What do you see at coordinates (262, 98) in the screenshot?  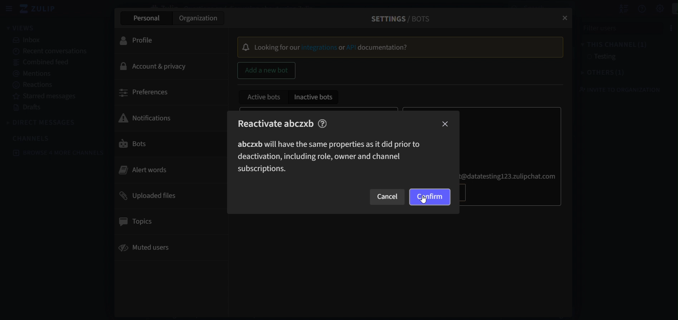 I see `active bots` at bounding box center [262, 98].